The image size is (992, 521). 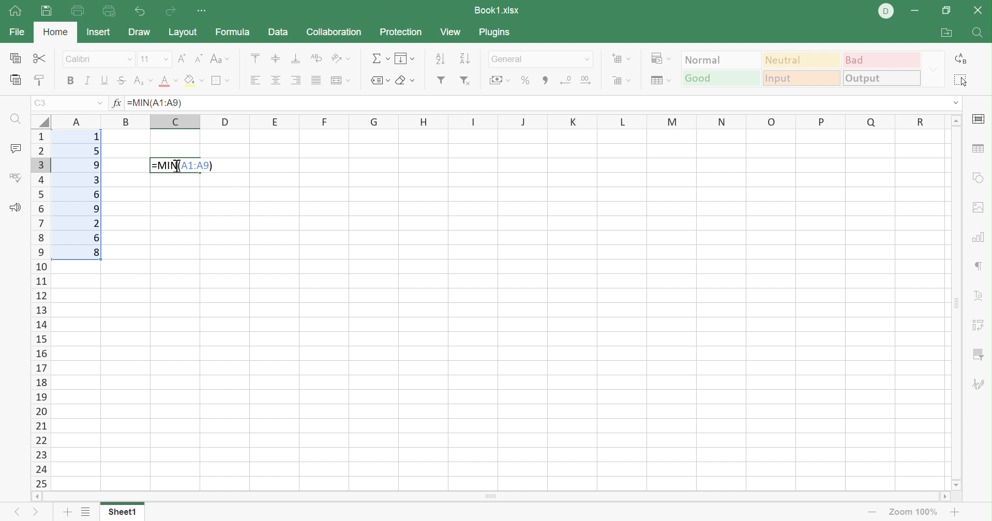 I want to click on Summation, so click(x=379, y=59).